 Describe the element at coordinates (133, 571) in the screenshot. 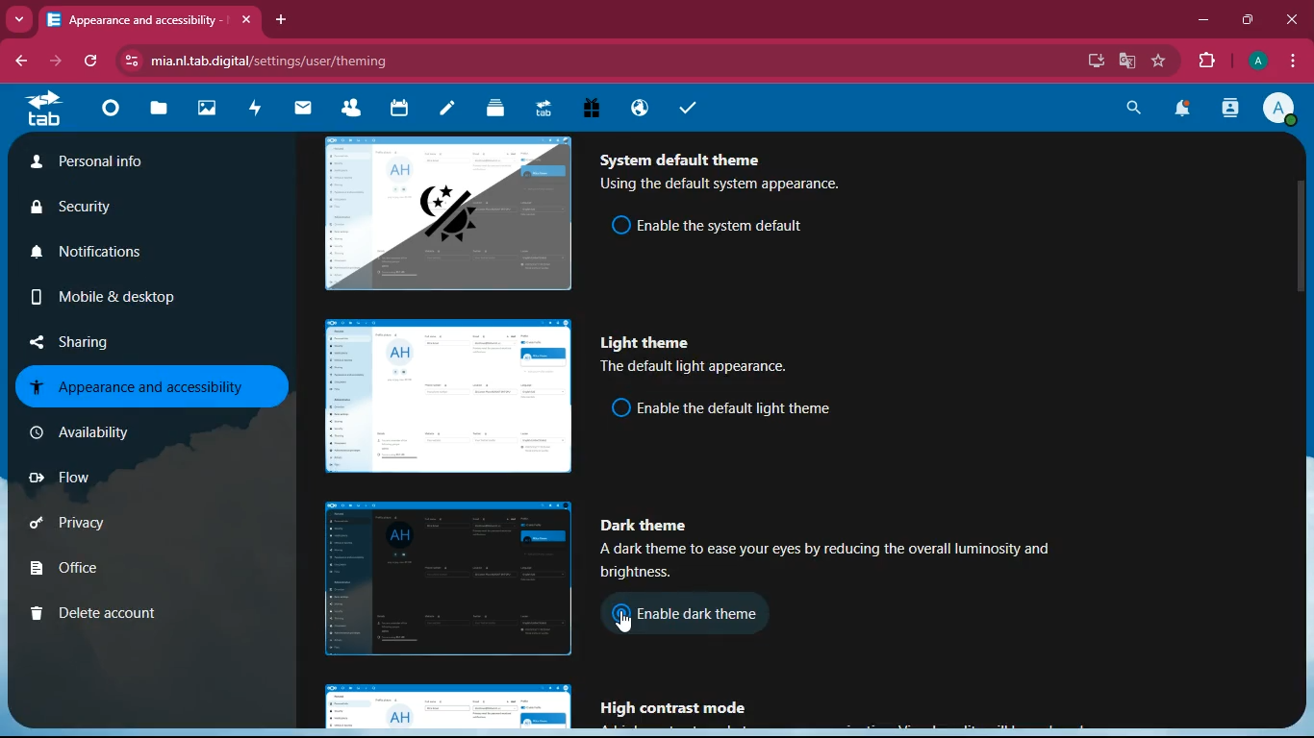

I see `office` at that location.